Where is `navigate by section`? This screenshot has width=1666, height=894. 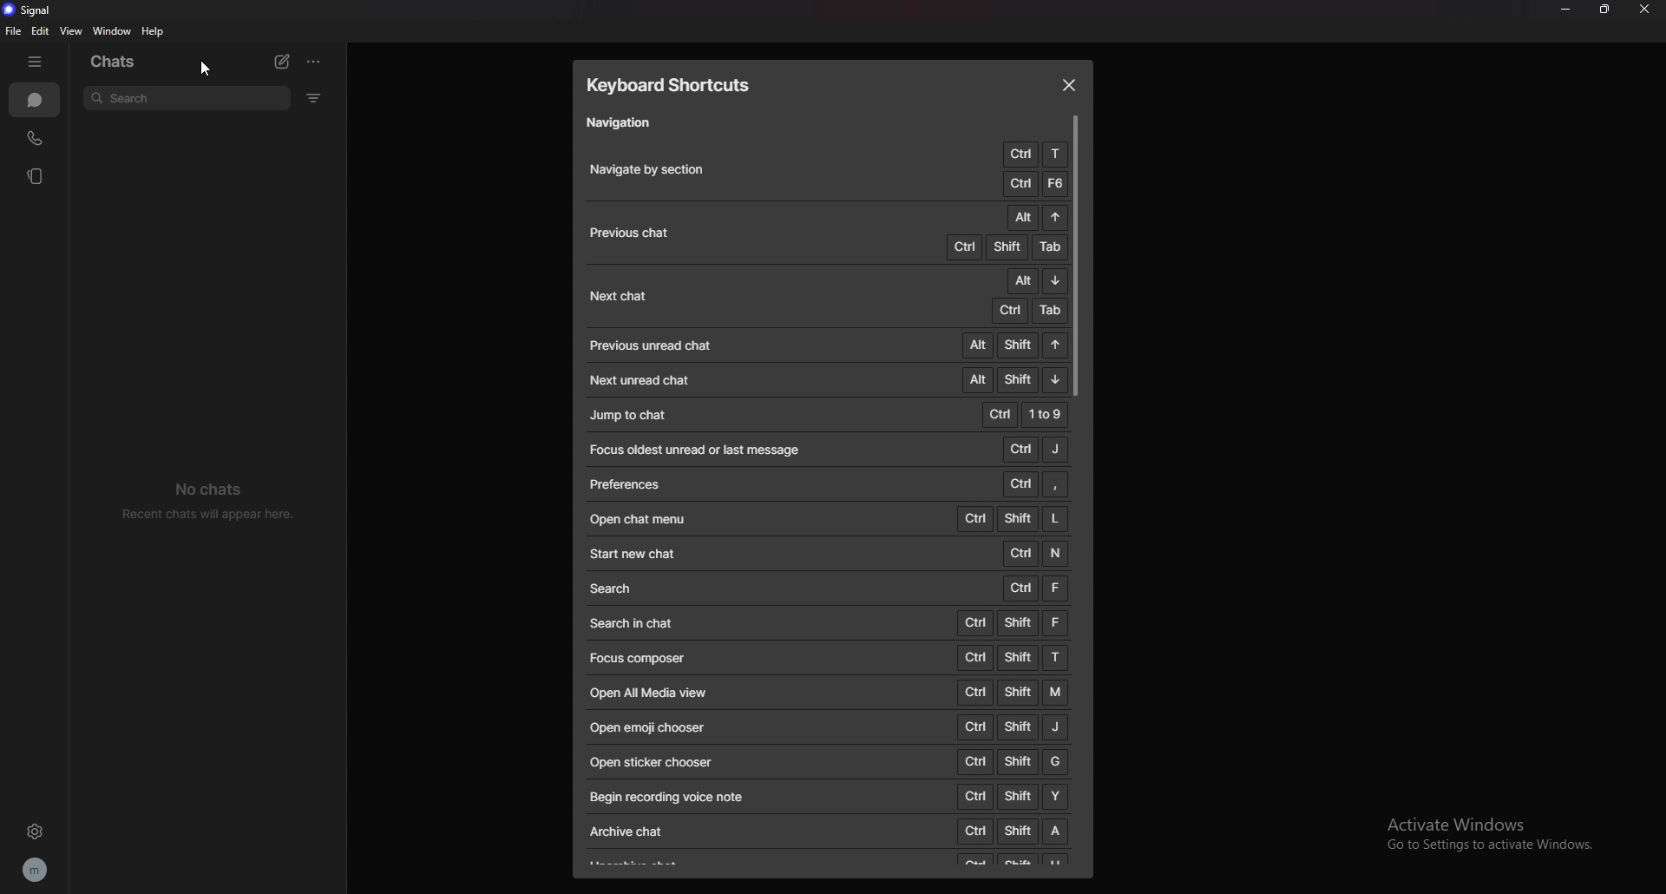
navigate by section is located at coordinates (659, 169).